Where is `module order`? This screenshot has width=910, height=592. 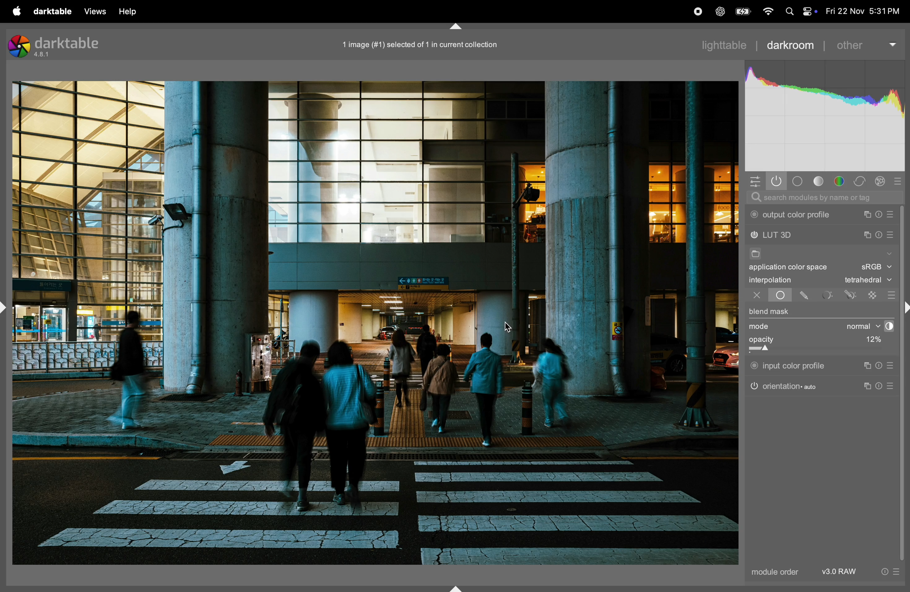 module order is located at coordinates (773, 573).